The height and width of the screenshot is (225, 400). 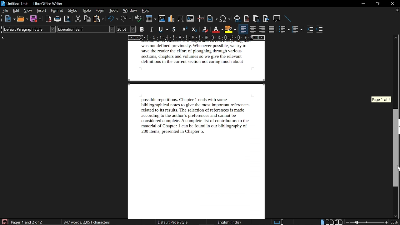 What do you see at coordinates (87, 29) in the screenshot?
I see `font style` at bounding box center [87, 29].